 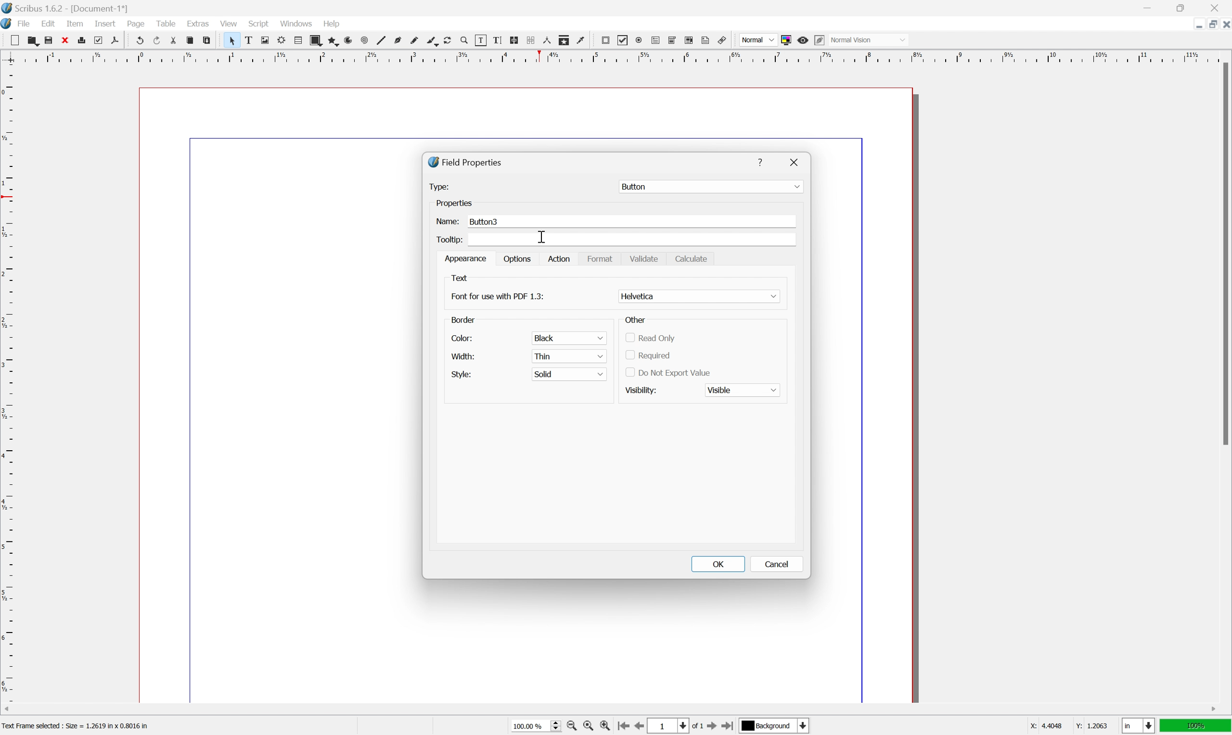 I want to click on read only, so click(x=651, y=338).